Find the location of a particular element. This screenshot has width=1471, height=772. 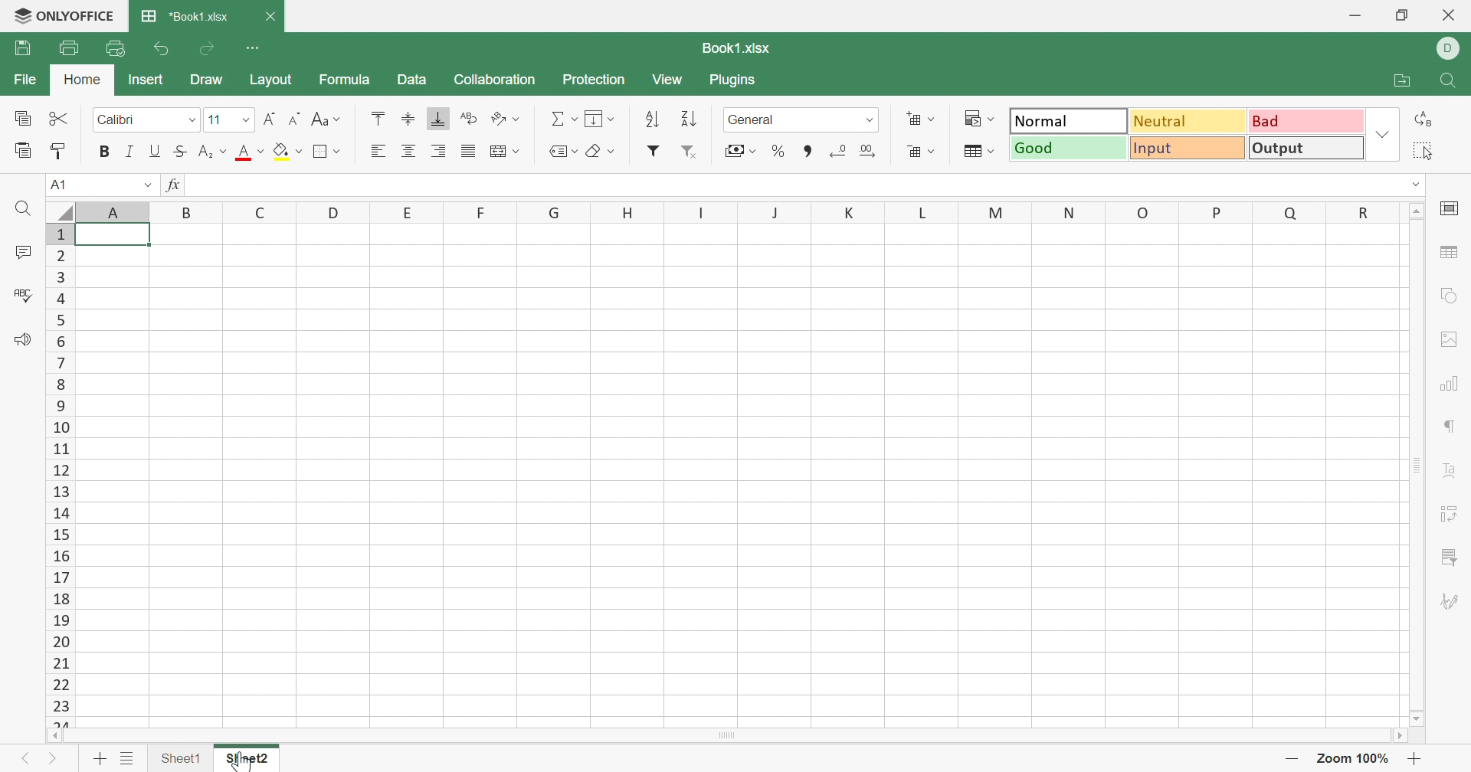

Increase decimal is located at coordinates (869, 152).